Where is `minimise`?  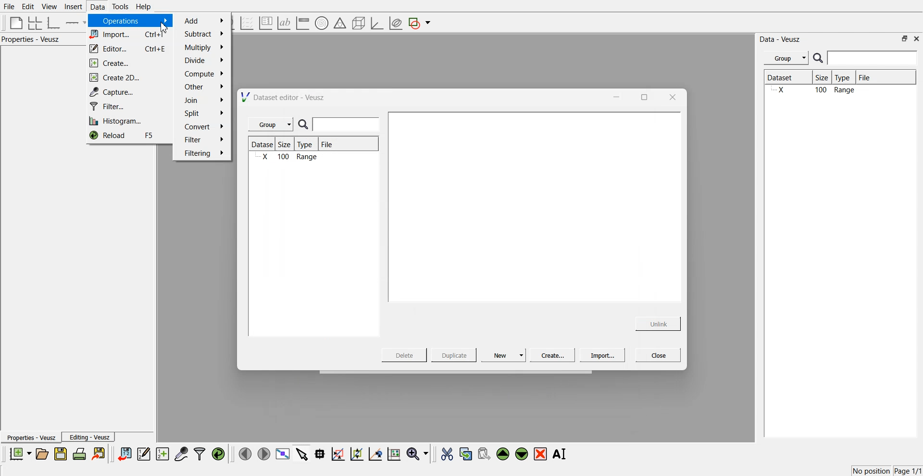
minimise is located at coordinates (614, 96).